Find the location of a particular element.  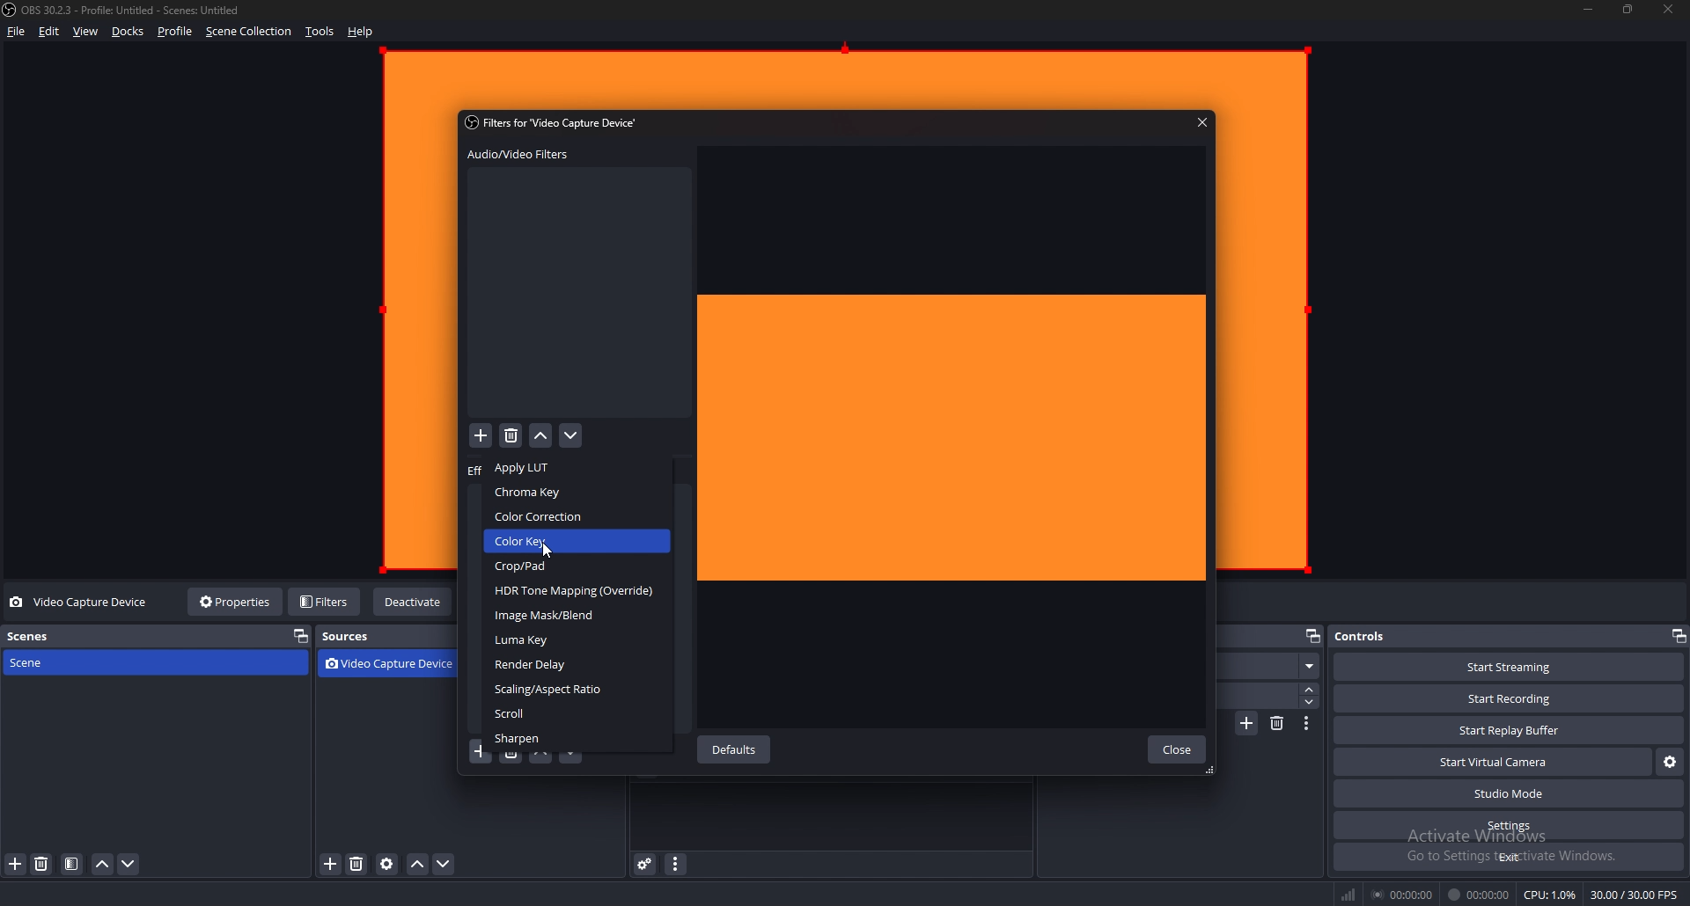

start streaming is located at coordinates (1509, 667).